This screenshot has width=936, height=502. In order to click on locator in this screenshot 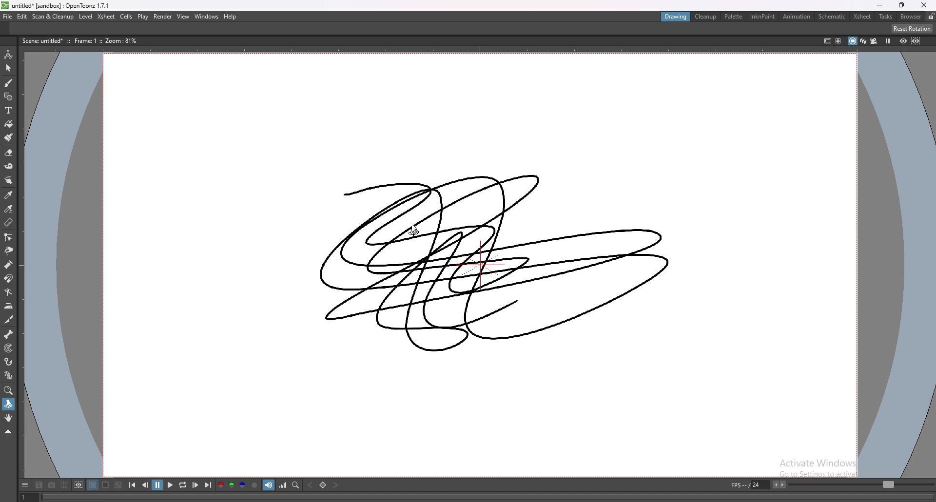, I will do `click(296, 485)`.